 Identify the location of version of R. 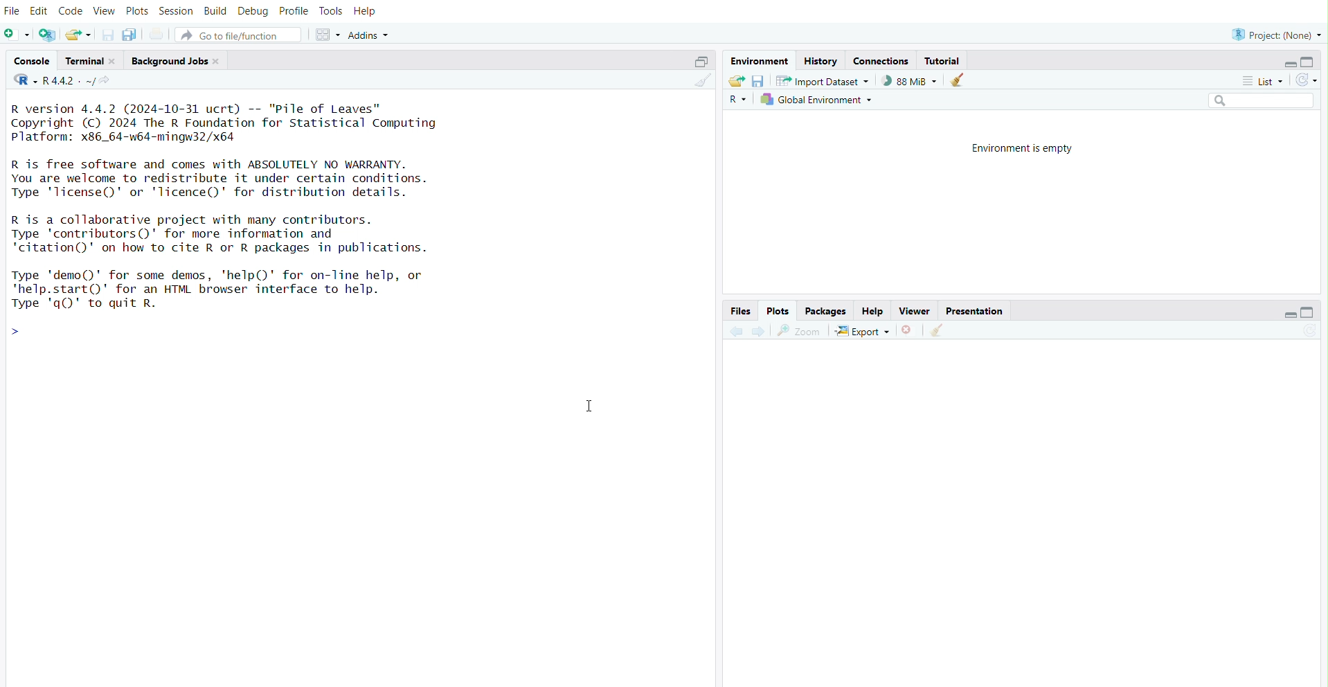
(253, 121).